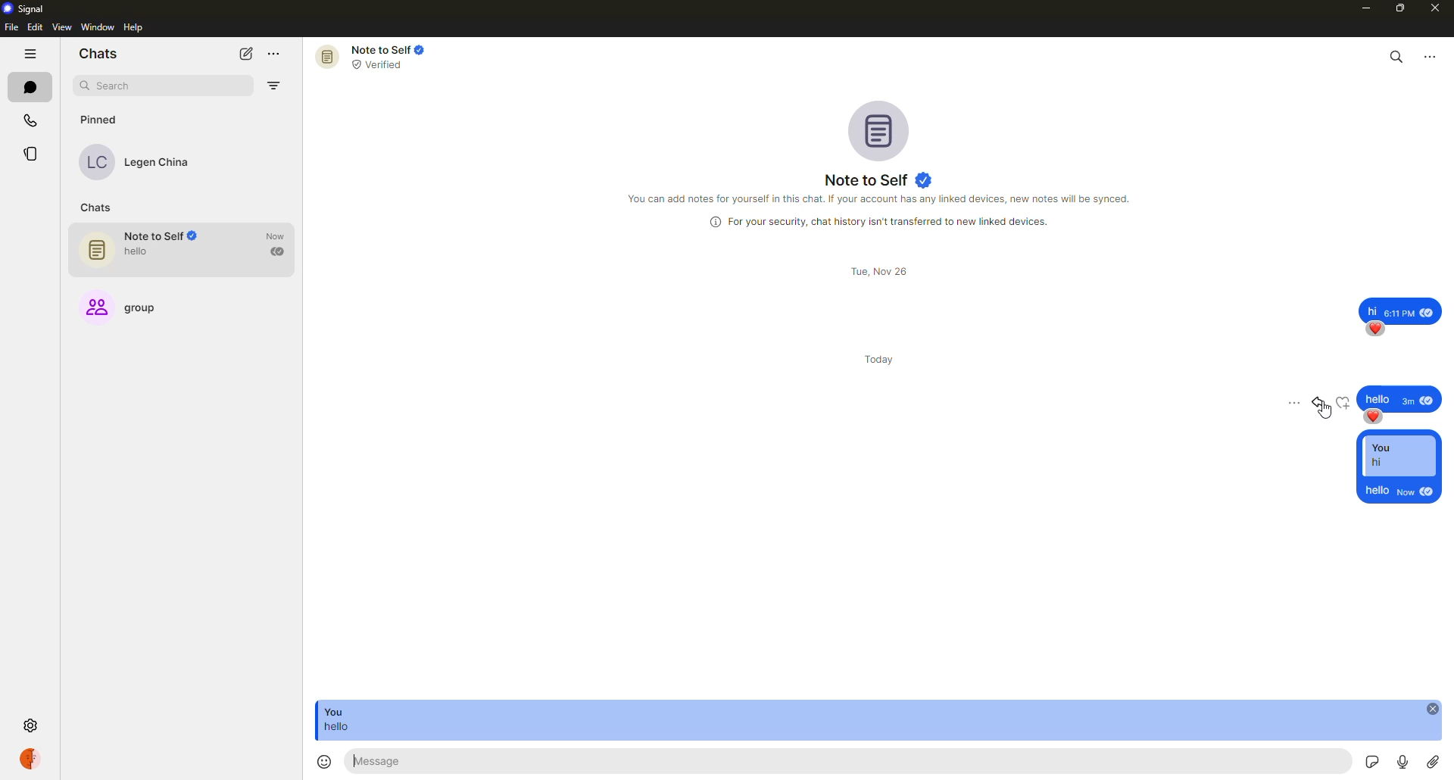 Image resolution: width=1454 pixels, height=780 pixels. Describe the element at coordinates (246, 53) in the screenshot. I see `new chat` at that location.